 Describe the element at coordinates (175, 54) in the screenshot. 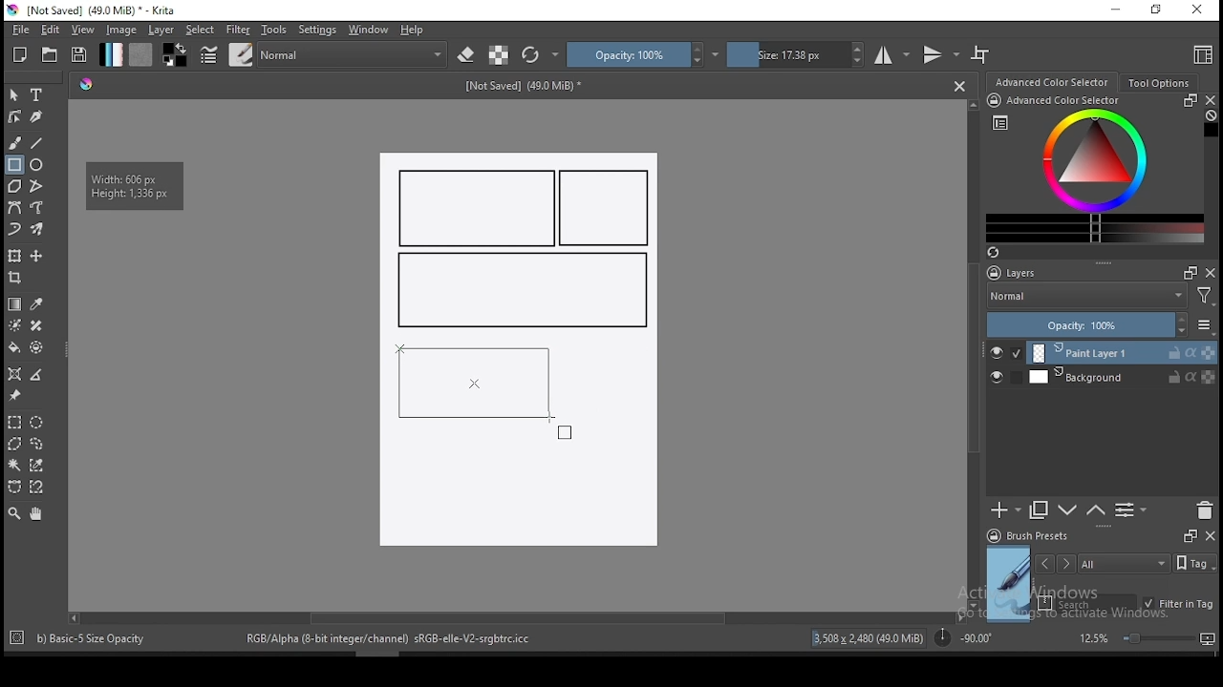

I see `colors` at that location.